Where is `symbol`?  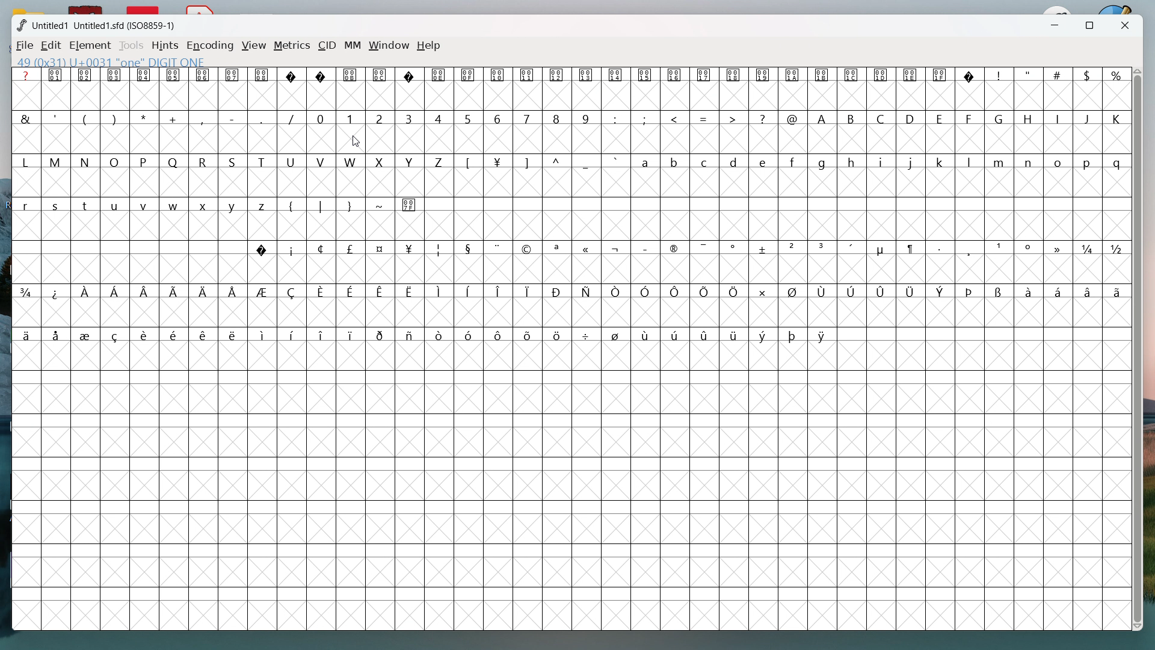
symbol is located at coordinates (262, 249).